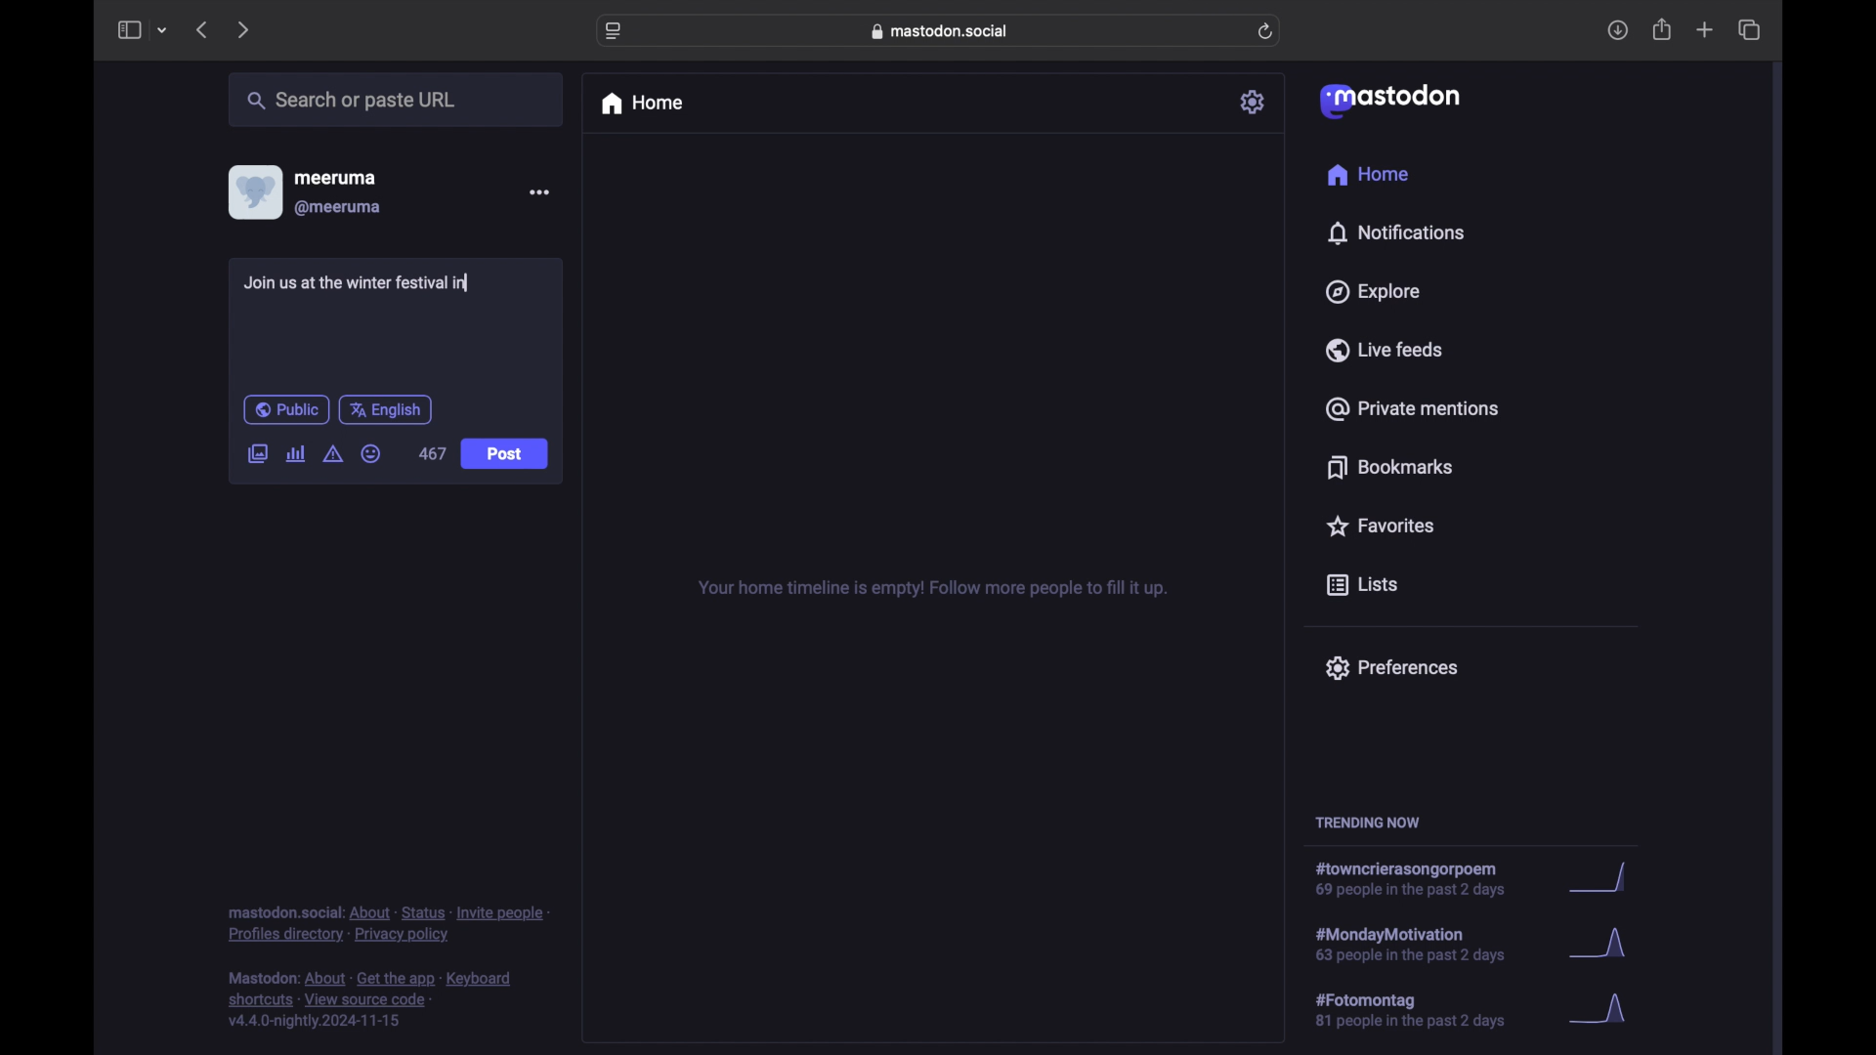  Describe the element at coordinates (1604, 1010) in the screenshot. I see `graph` at that location.